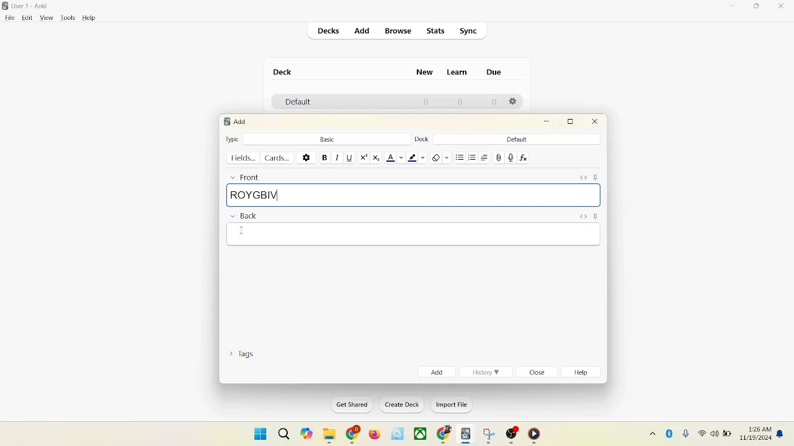  I want to click on battery, so click(727, 435).